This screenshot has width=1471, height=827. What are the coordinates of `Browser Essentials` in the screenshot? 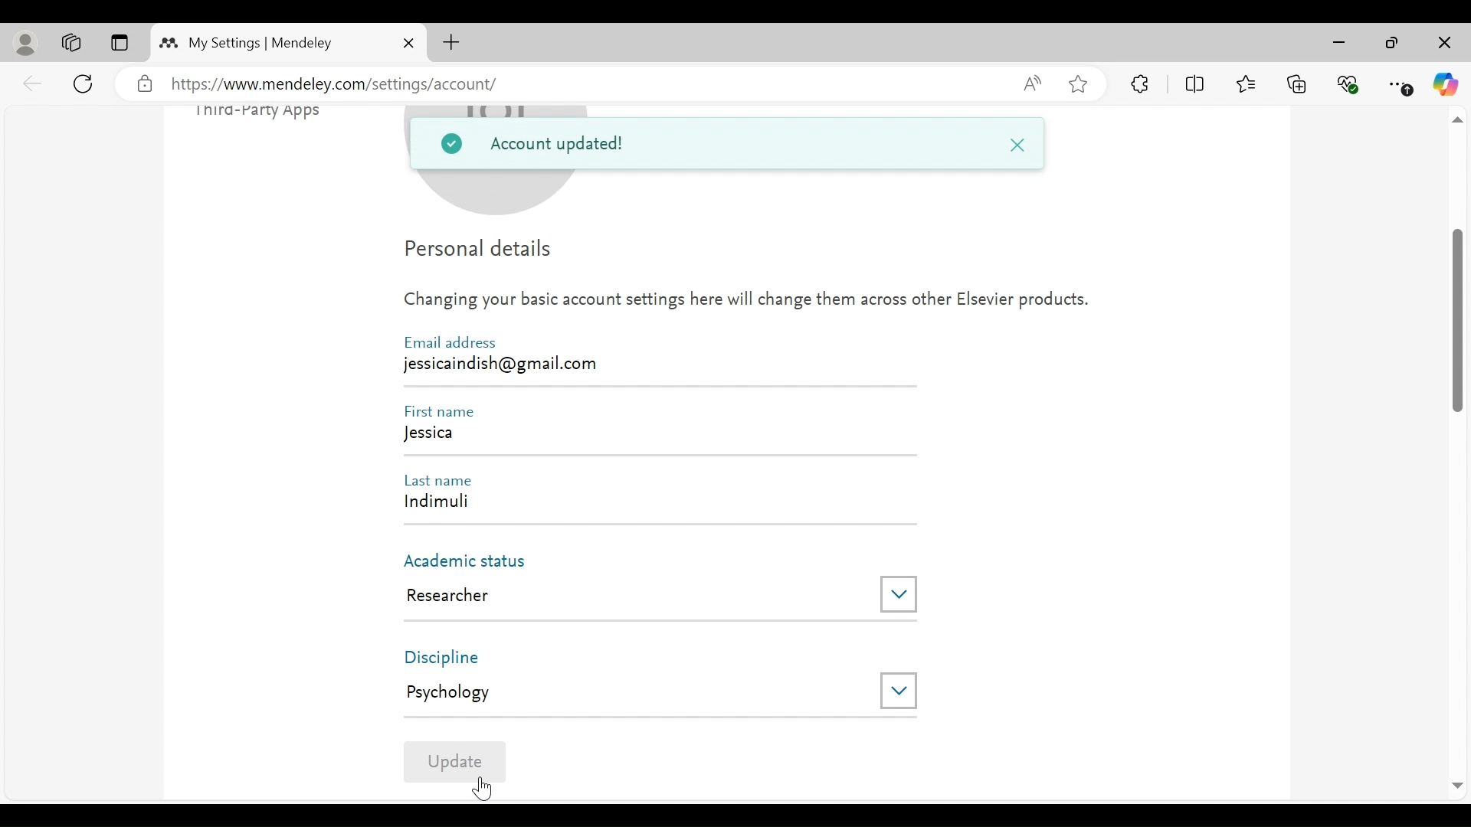 It's located at (1349, 83).